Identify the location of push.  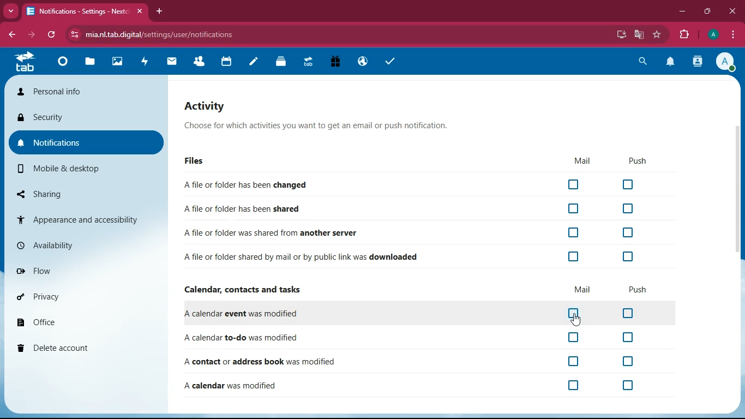
(639, 161).